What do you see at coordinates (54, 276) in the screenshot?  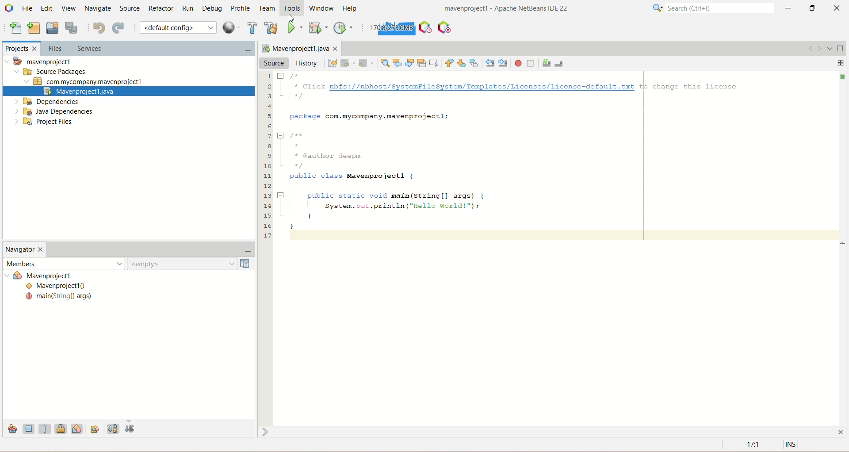 I see `mavenproject1` at bounding box center [54, 276].